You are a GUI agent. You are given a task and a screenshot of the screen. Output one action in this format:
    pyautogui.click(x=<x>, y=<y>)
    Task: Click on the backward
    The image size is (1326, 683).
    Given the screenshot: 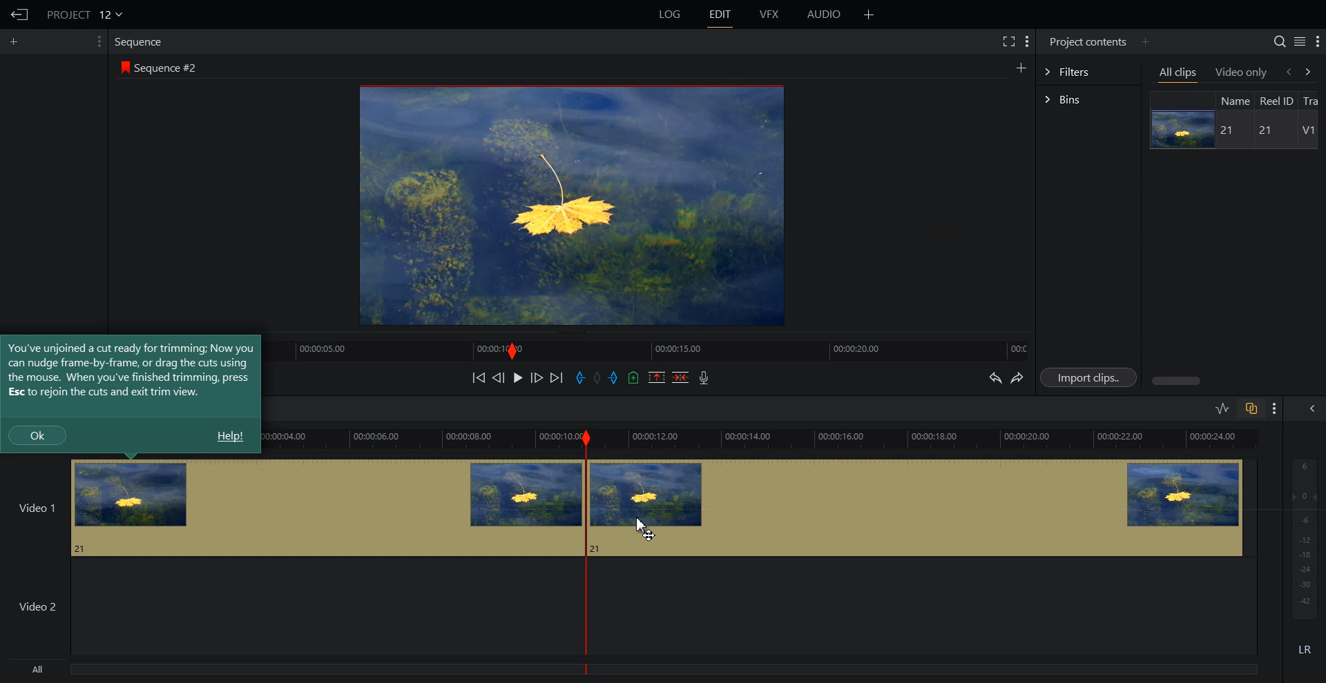 What is the action you would take?
    pyautogui.click(x=1287, y=71)
    